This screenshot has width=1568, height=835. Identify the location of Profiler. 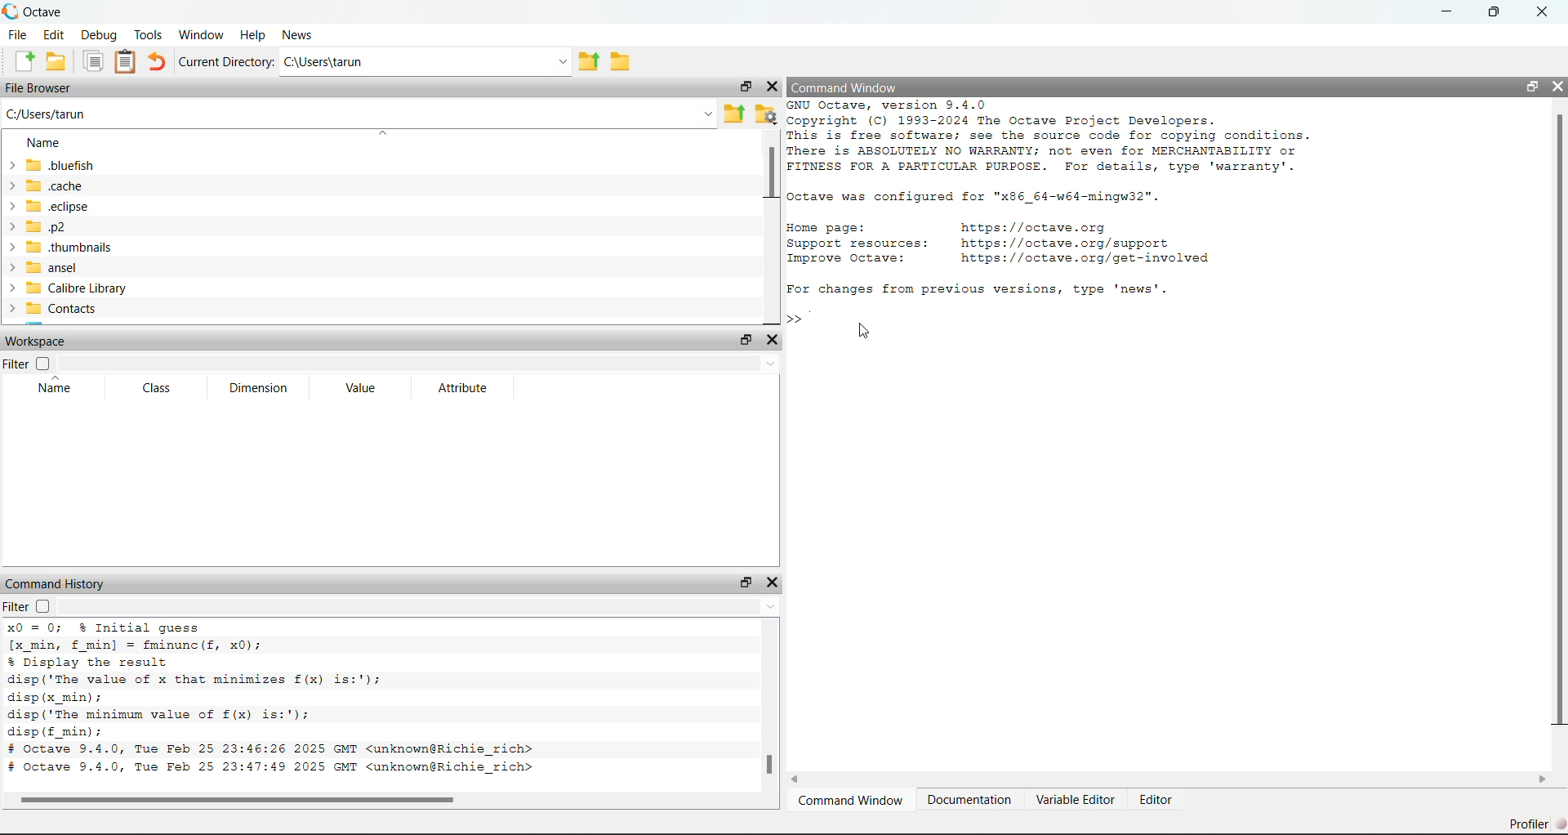
(1529, 819).